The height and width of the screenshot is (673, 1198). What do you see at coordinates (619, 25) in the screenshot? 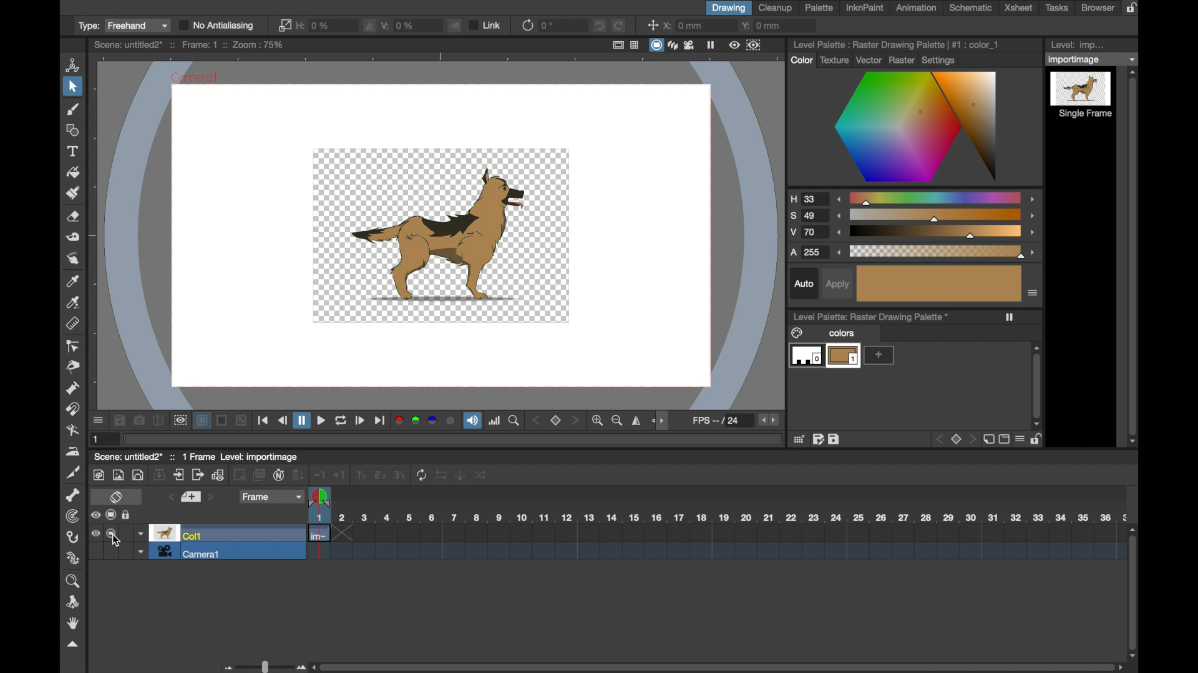
I see `redo` at bounding box center [619, 25].